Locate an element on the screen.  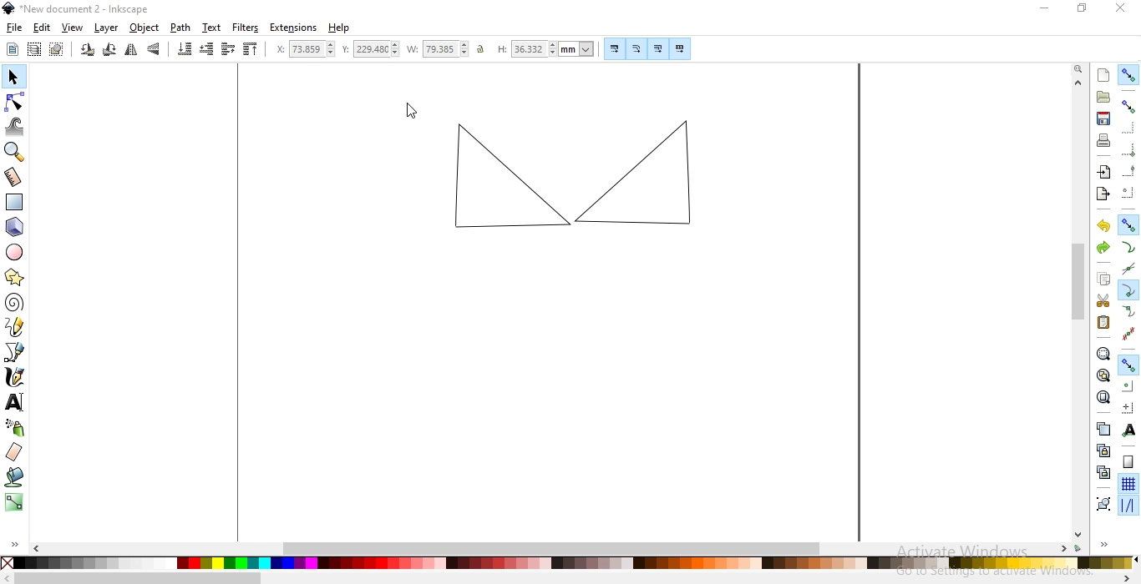
select all objects in all visible and unlocked layers is located at coordinates (35, 48).